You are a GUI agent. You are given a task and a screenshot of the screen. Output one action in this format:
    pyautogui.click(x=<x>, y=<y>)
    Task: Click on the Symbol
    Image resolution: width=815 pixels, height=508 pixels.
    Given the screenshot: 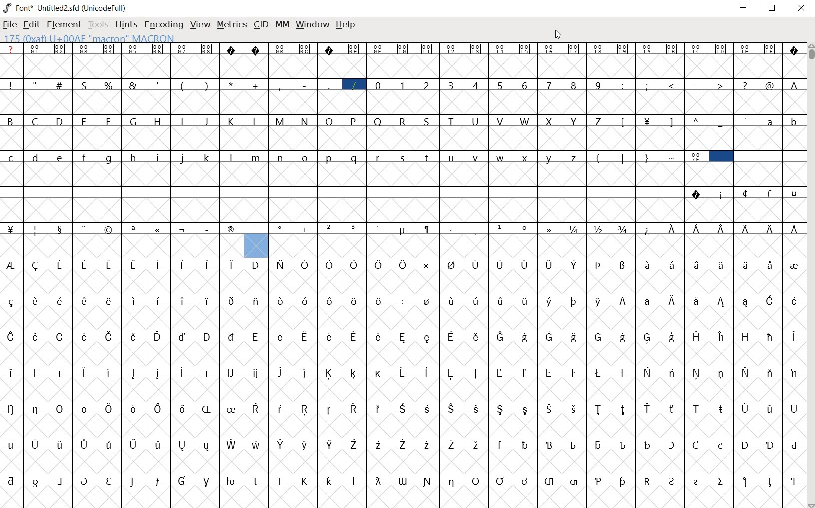 What is the action you would take?
    pyautogui.click(x=403, y=300)
    